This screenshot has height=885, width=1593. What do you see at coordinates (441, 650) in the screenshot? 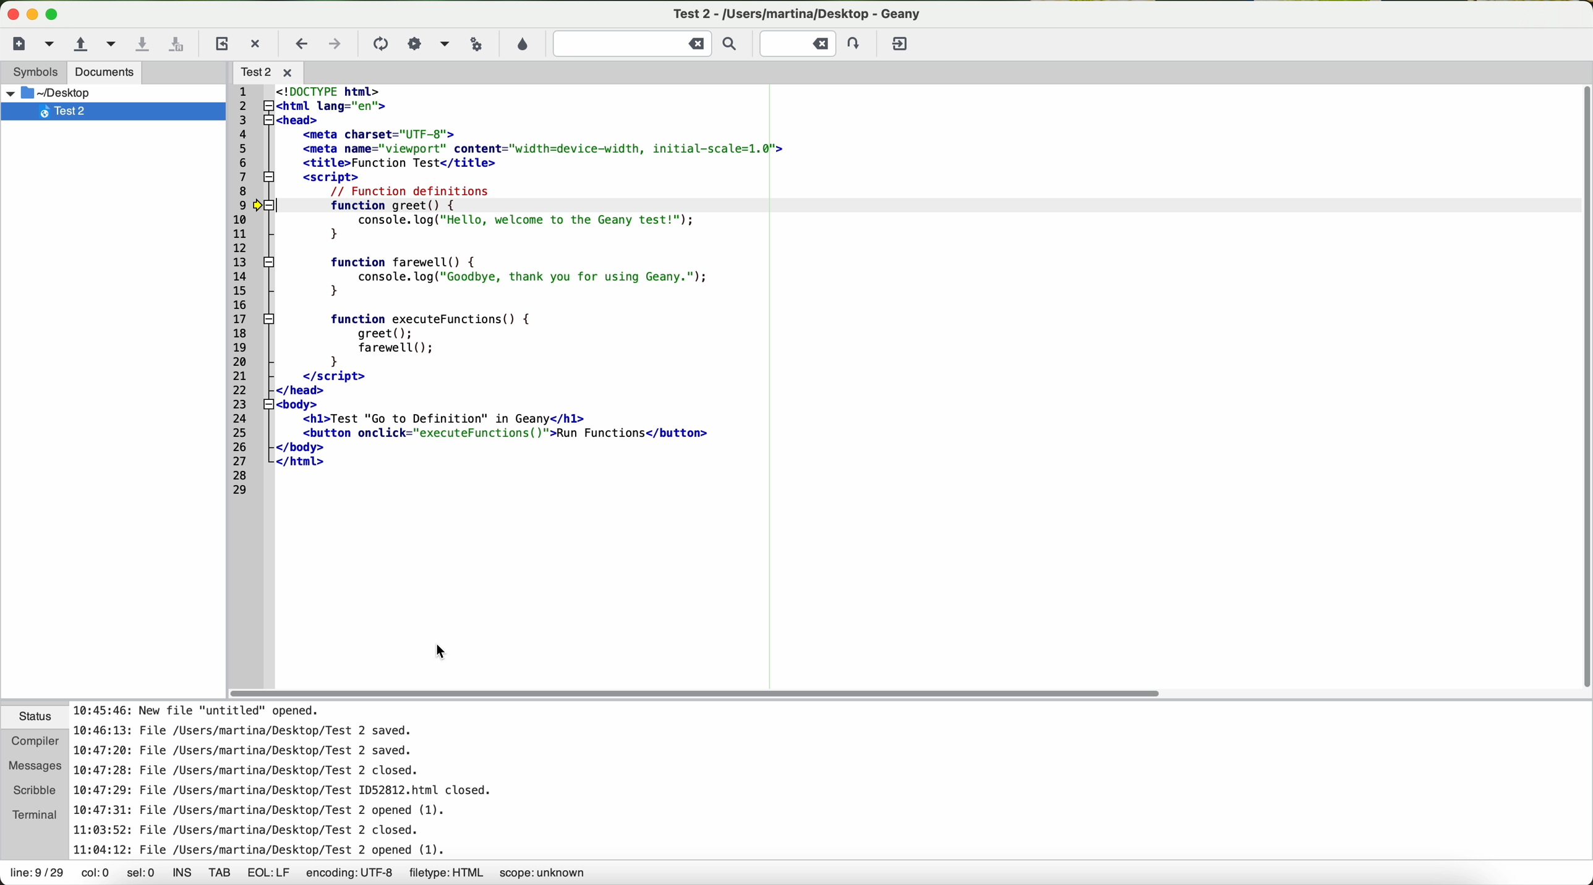
I see `pointer` at bounding box center [441, 650].